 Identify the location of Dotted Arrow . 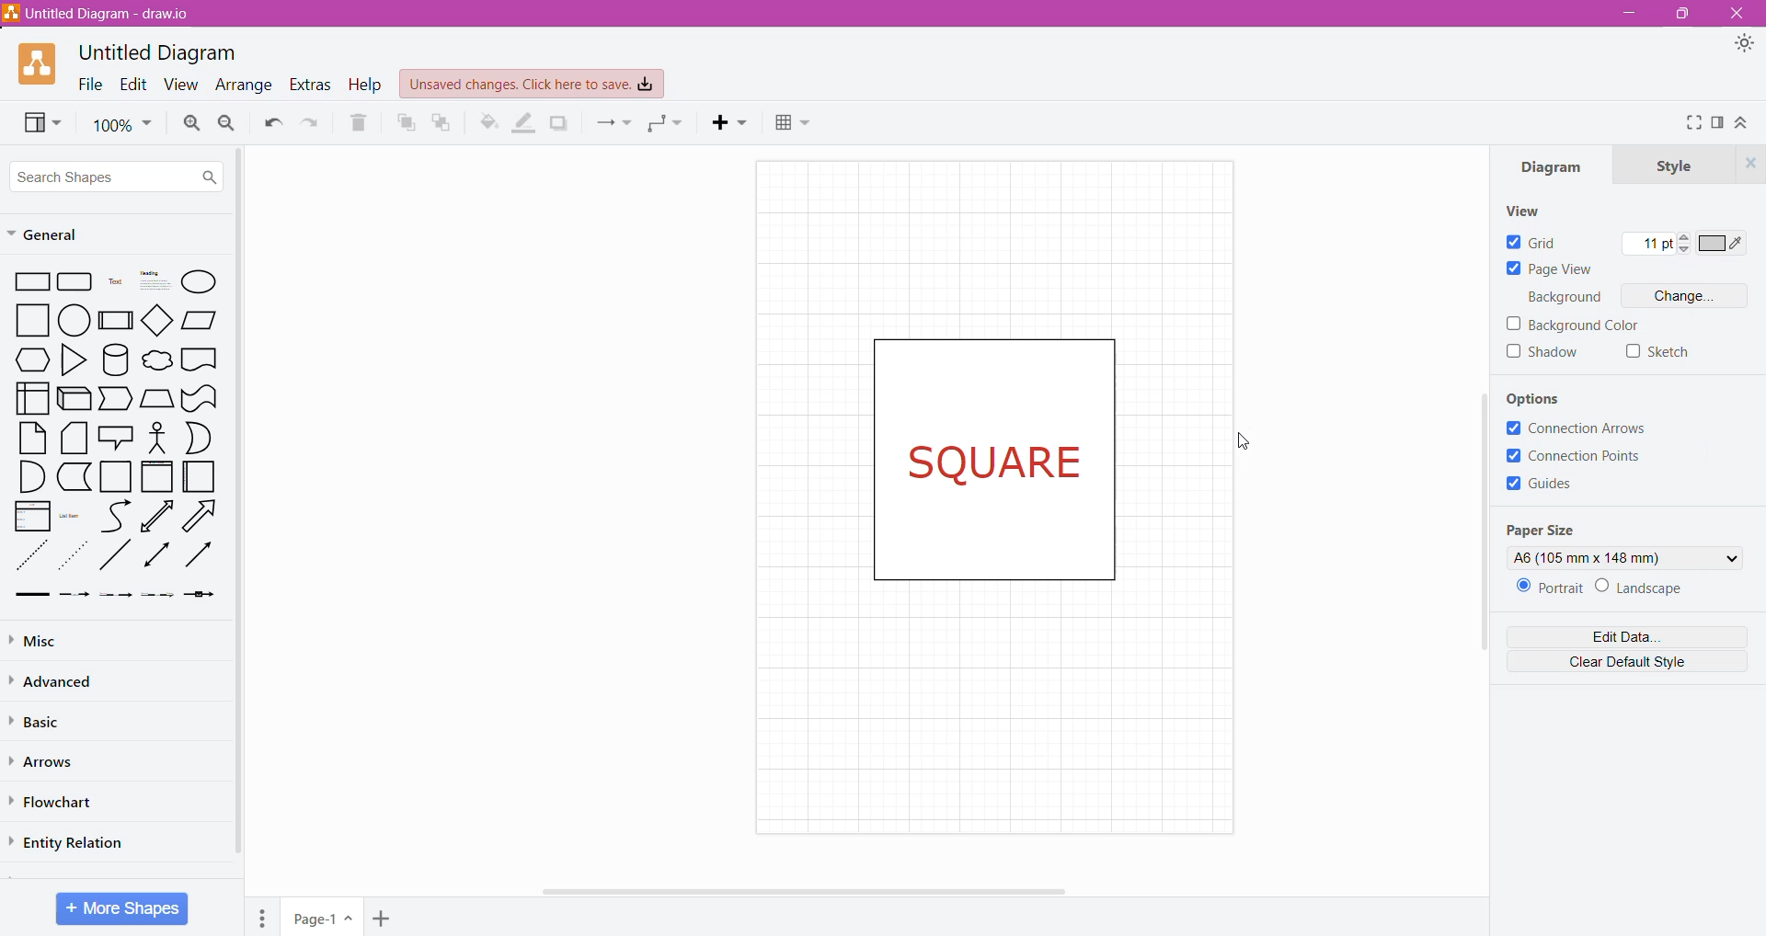
(73, 556).